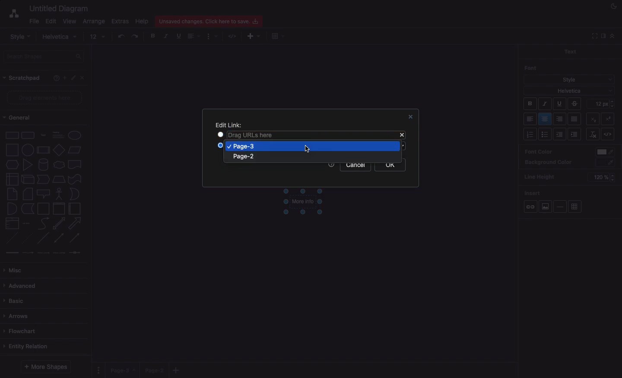 Image resolution: width=622 pixels, height=378 pixels. Describe the element at coordinates (543, 176) in the screenshot. I see `Line height` at that location.